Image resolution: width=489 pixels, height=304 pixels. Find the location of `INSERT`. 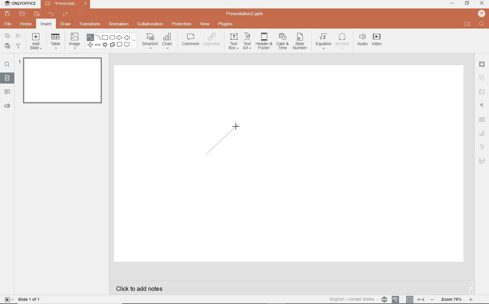

INSERT is located at coordinates (46, 24).